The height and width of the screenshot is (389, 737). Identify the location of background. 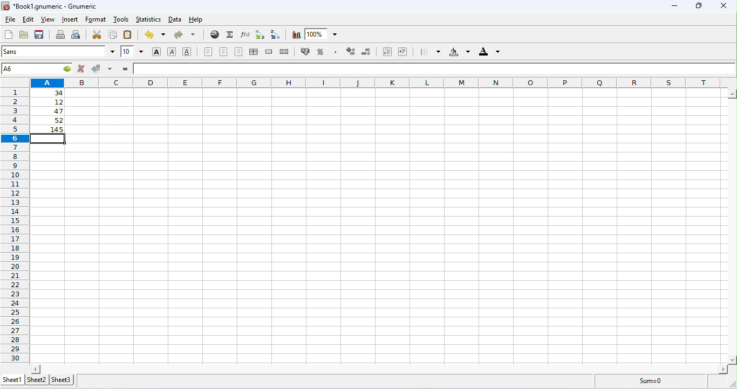
(460, 52).